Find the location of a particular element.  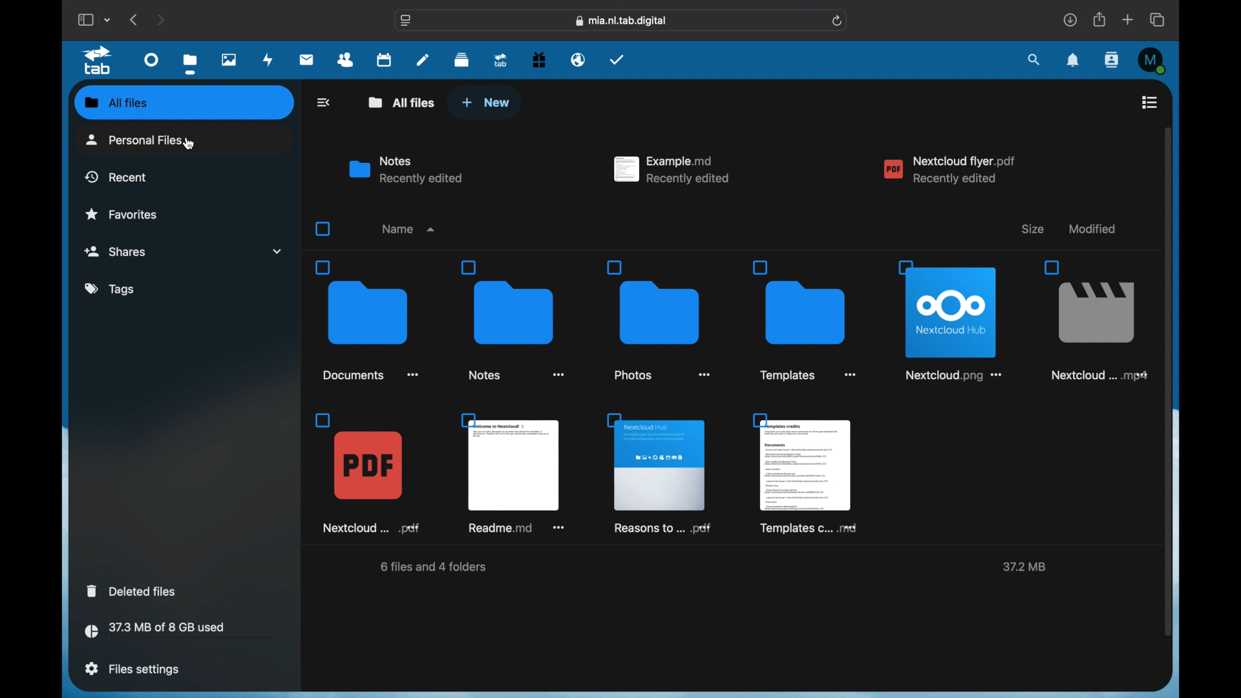

name is located at coordinates (410, 229).